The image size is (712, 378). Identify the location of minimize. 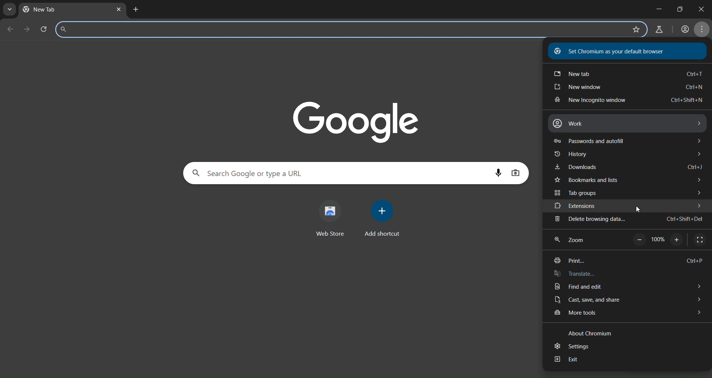
(653, 8).